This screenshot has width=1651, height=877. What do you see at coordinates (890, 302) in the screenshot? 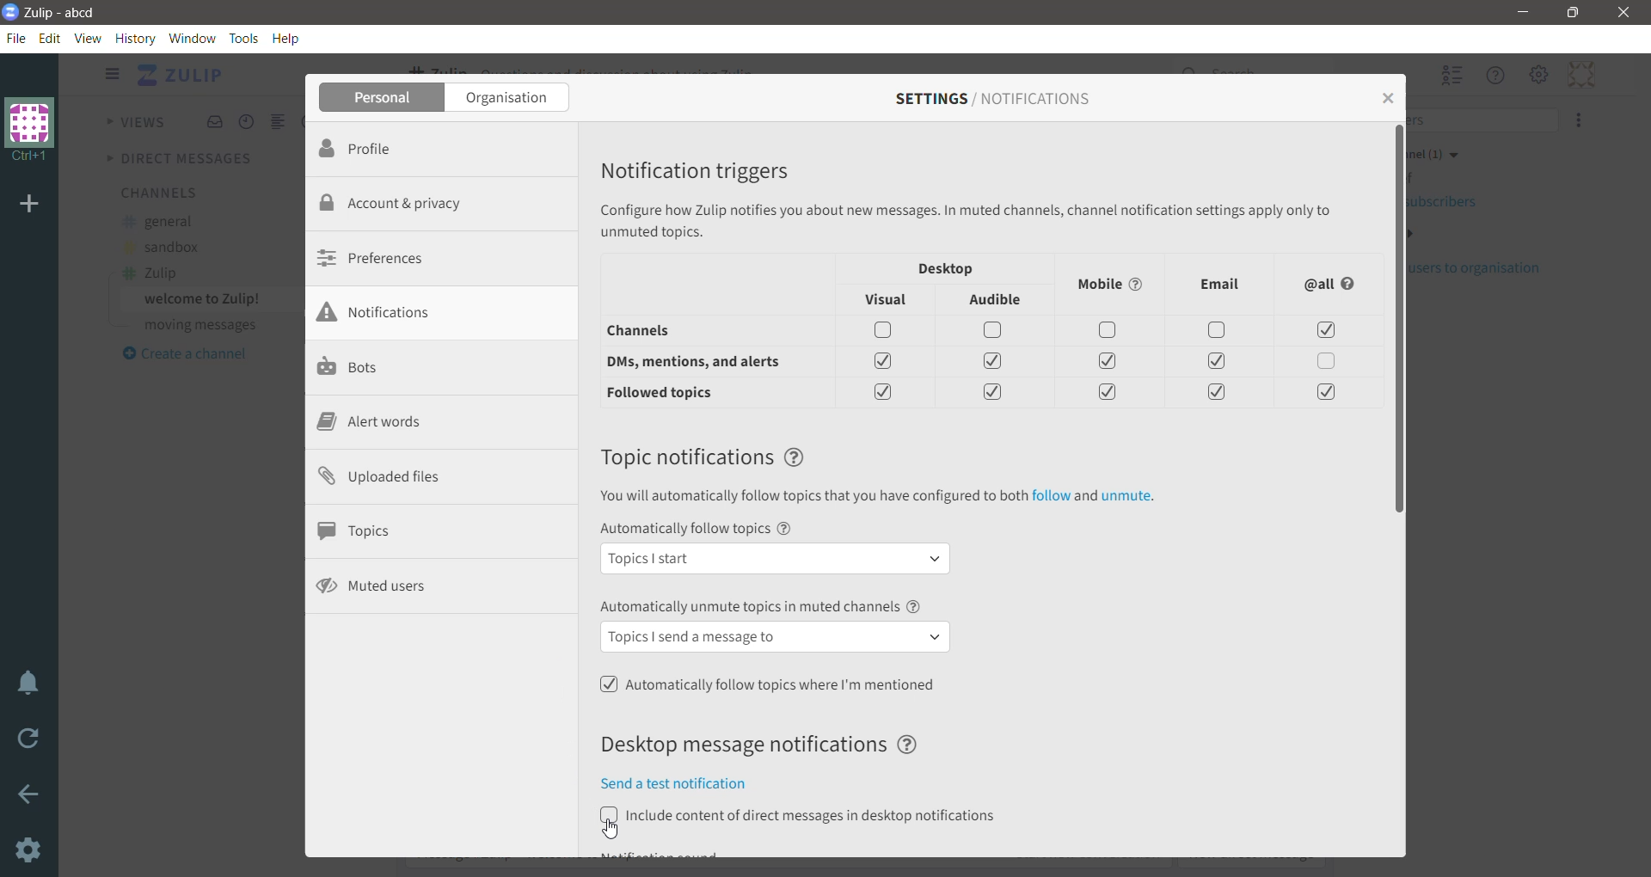
I see `visual` at bounding box center [890, 302].